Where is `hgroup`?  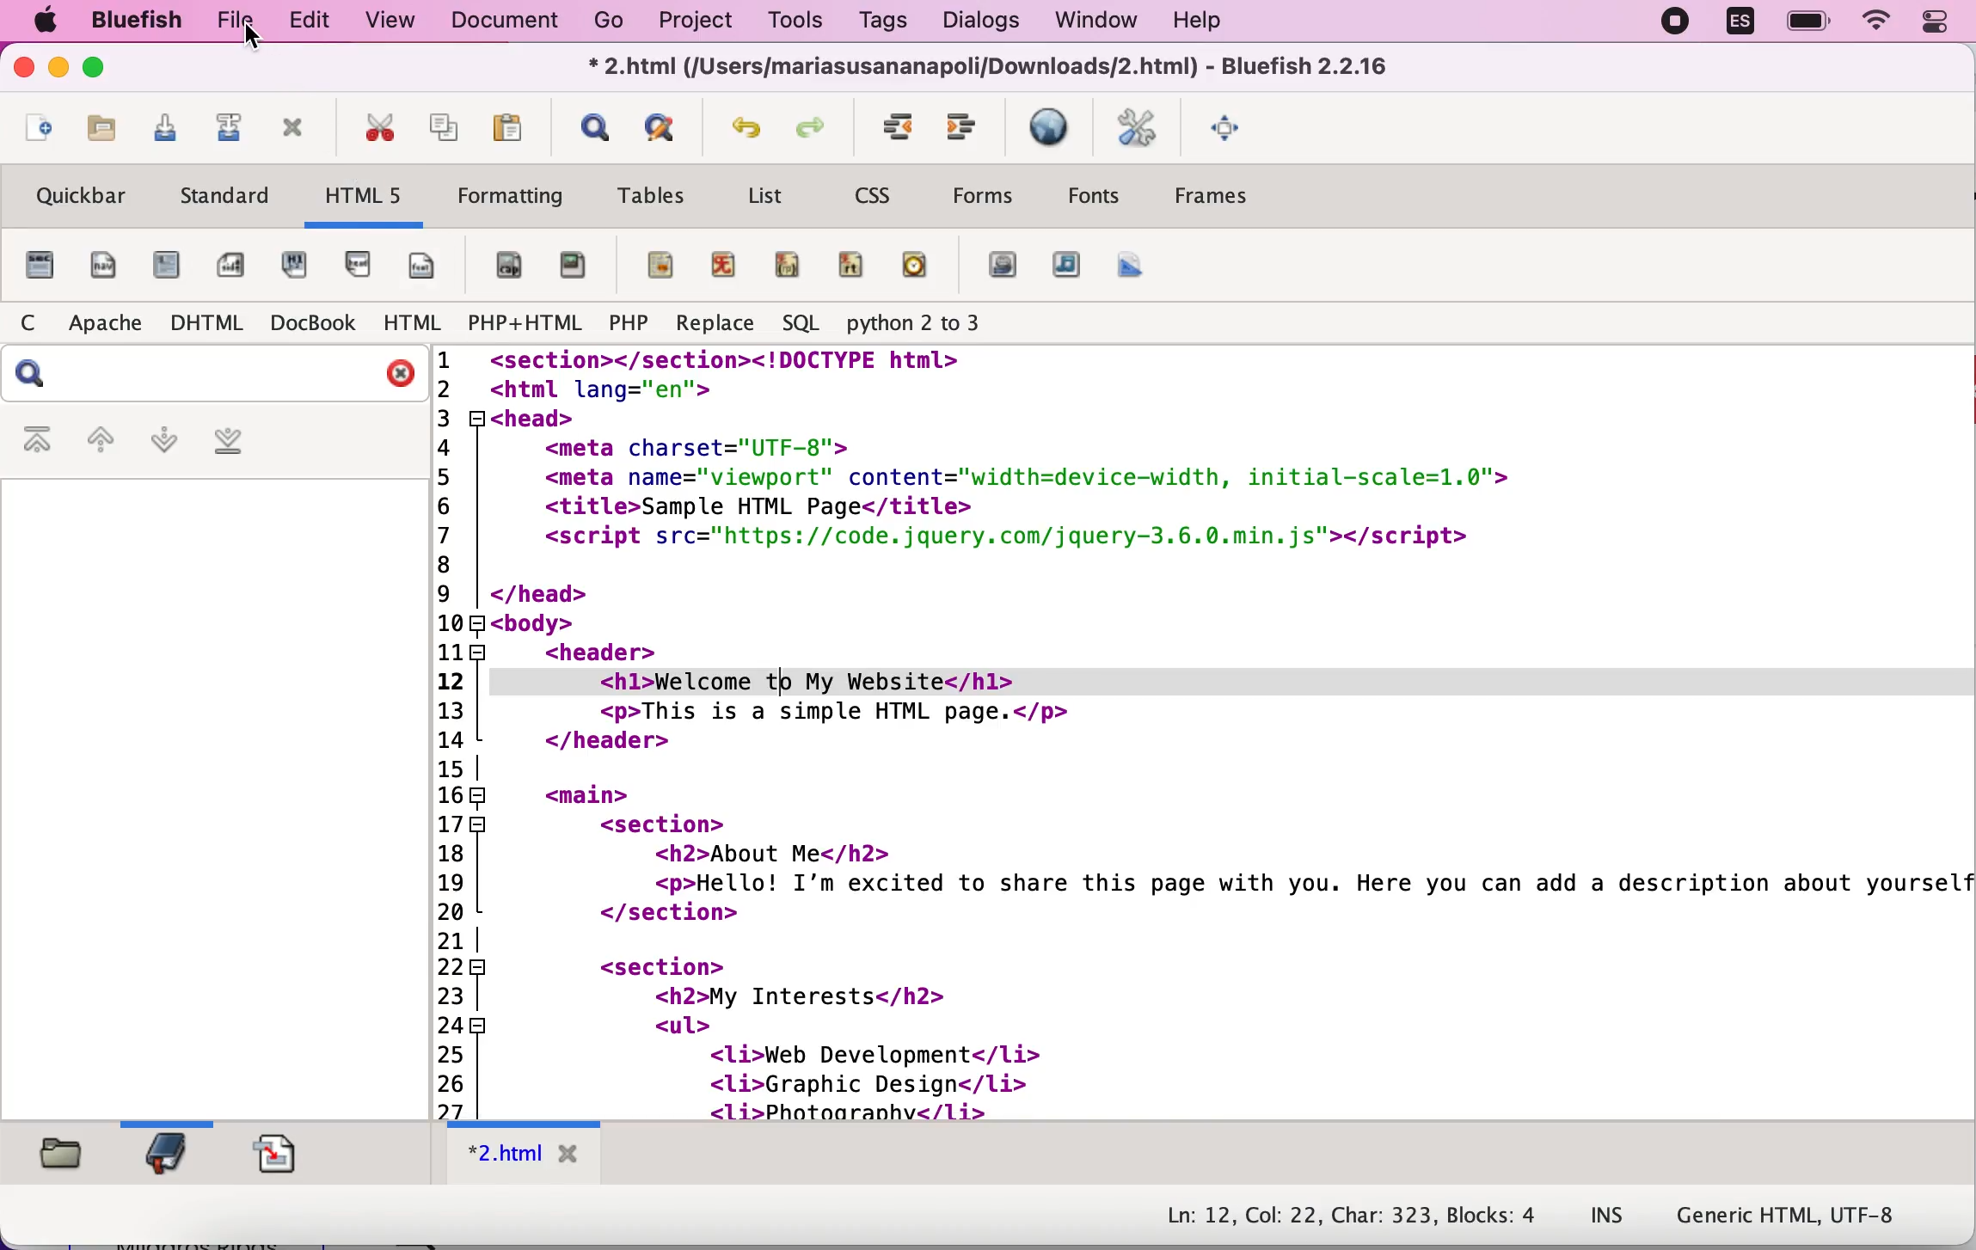 hgroup is located at coordinates (295, 265).